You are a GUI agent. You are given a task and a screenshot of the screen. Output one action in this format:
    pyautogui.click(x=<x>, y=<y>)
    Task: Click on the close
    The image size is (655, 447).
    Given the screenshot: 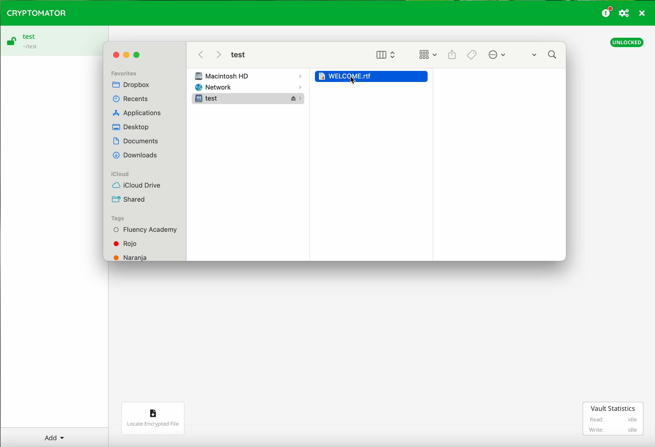 What is the action you would take?
    pyautogui.click(x=643, y=14)
    